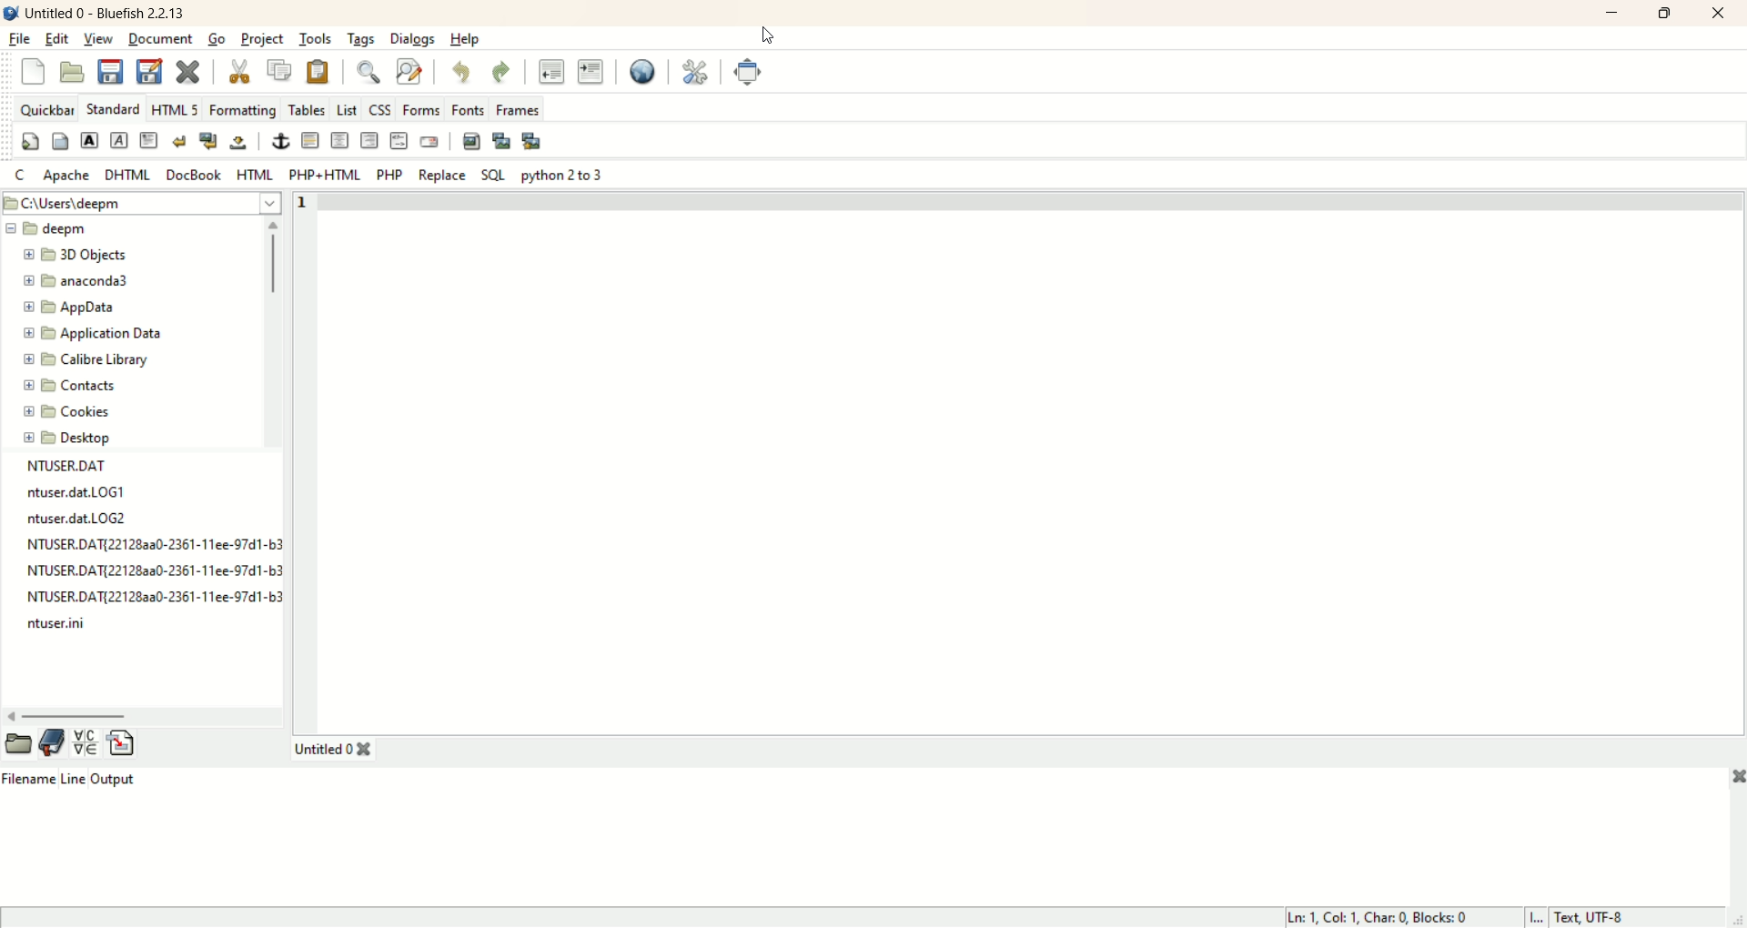 This screenshot has height=928, width=1747. What do you see at coordinates (141, 203) in the screenshot?
I see `location` at bounding box center [141, 203].